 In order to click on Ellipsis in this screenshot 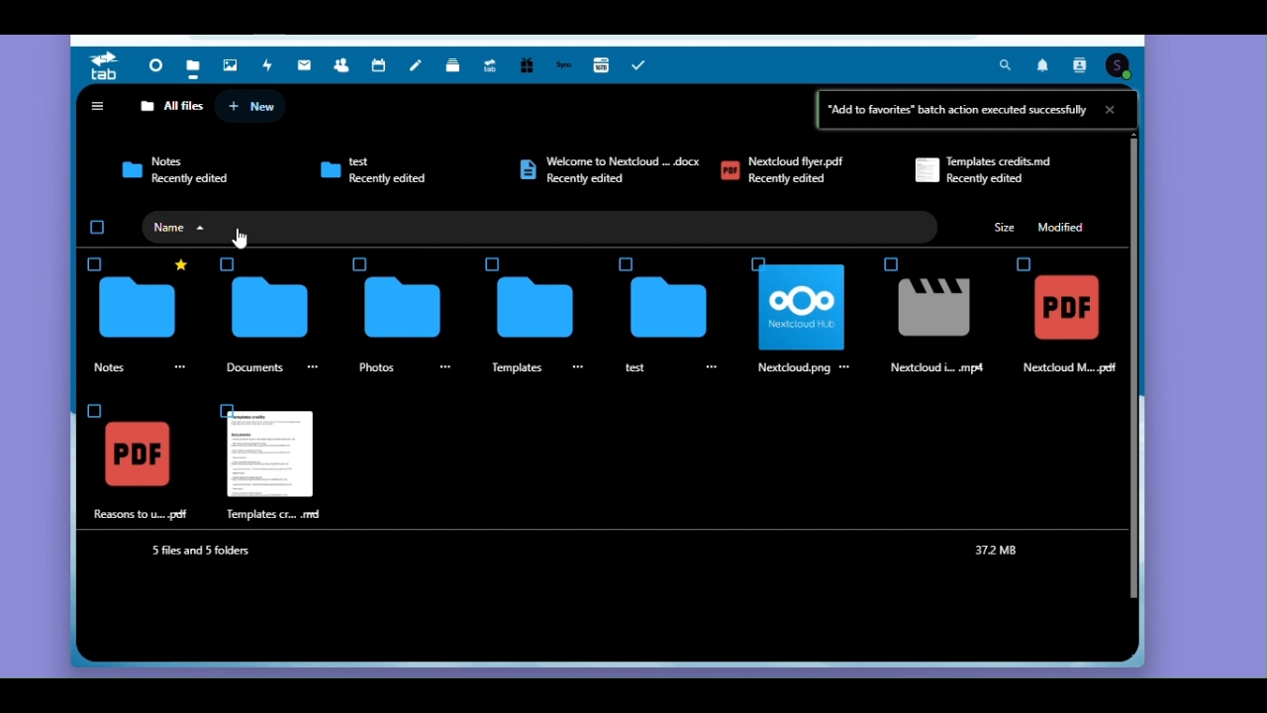, I will do `click(312, 365)`.